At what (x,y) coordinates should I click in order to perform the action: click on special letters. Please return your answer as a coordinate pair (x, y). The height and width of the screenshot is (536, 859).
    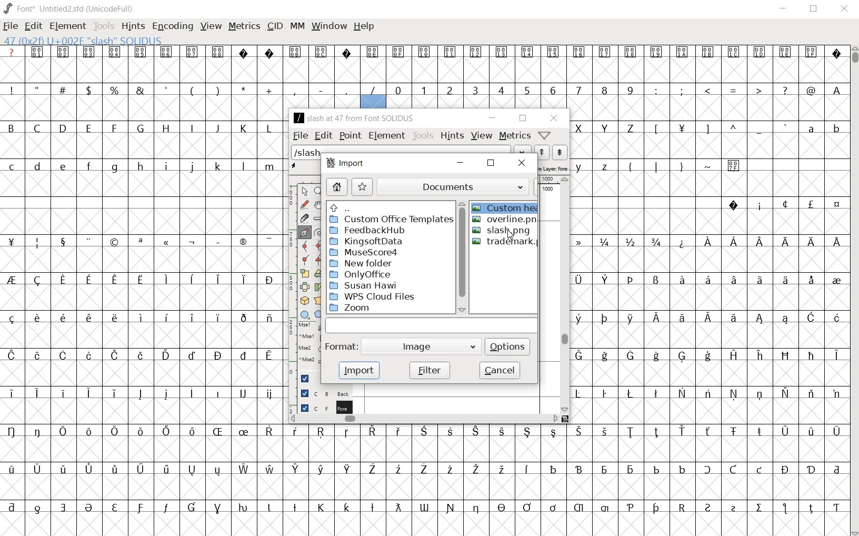
    Looking at the image, I should click on (708, 354).